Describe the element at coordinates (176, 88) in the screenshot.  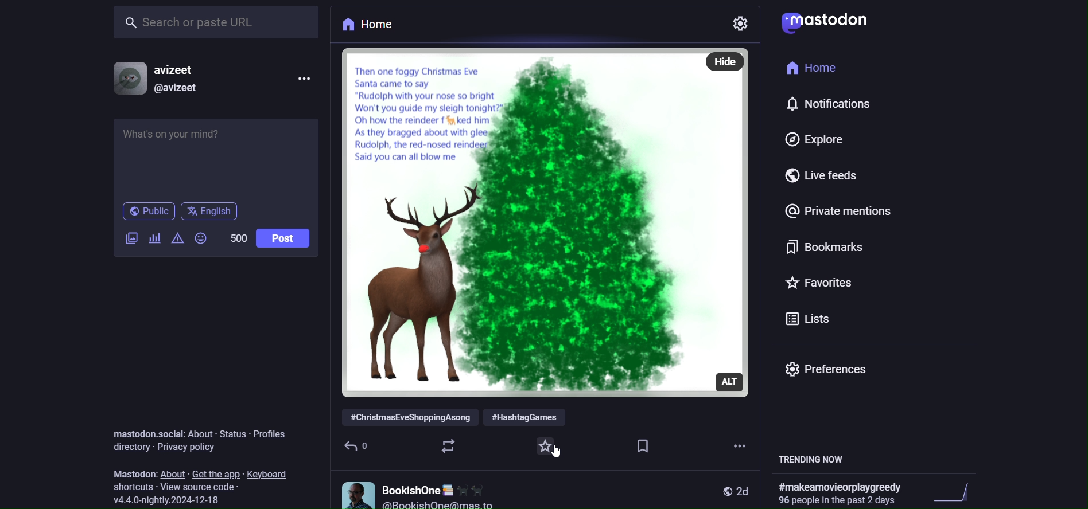
I see `@avizeet` at that location.